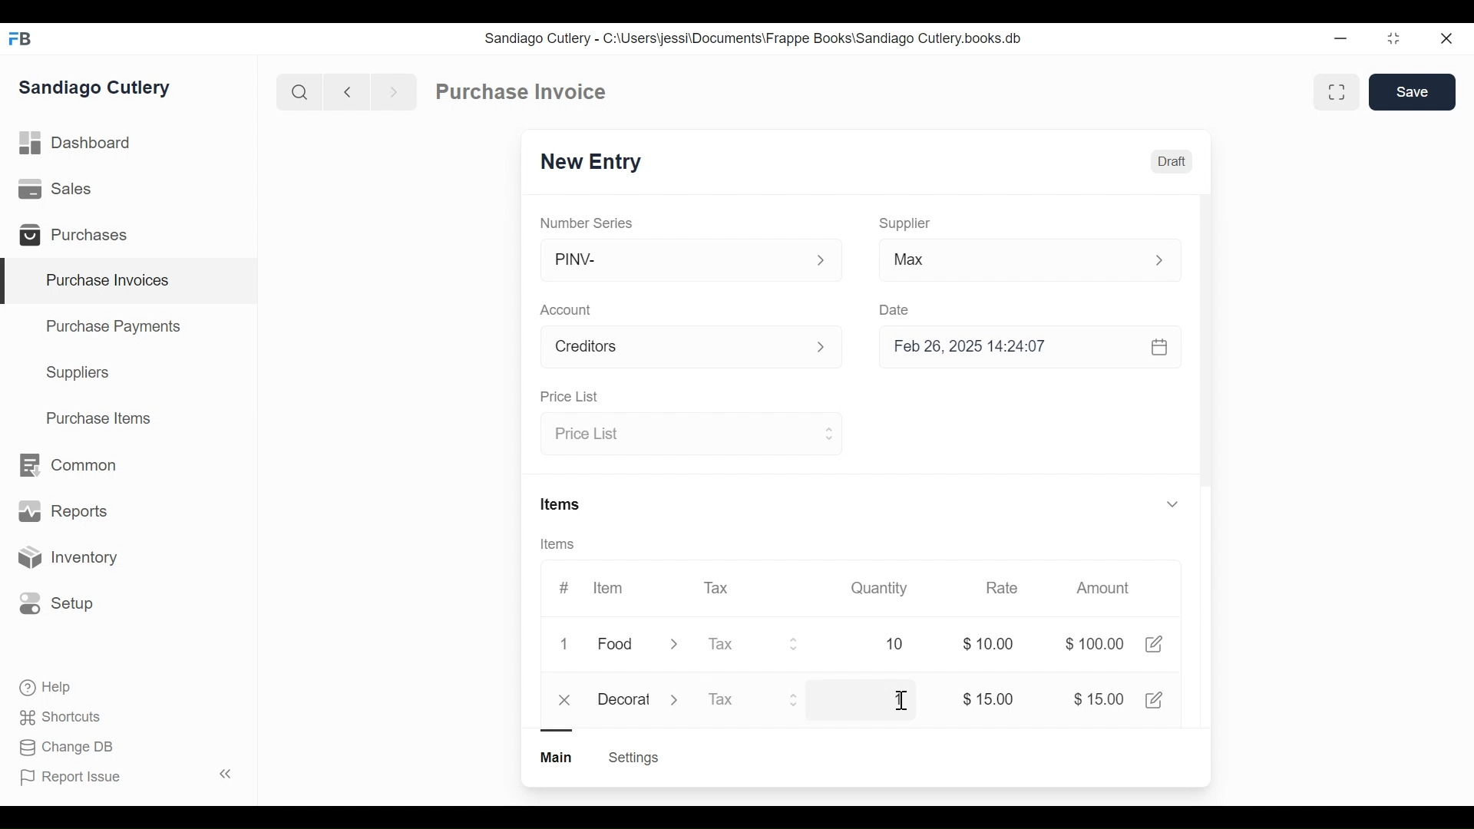 Image resolution: width=1474 pixels, height=829 pixels. Describe the element at coordinates (795, 644) in the screenshot. I see `Expand` at that location.